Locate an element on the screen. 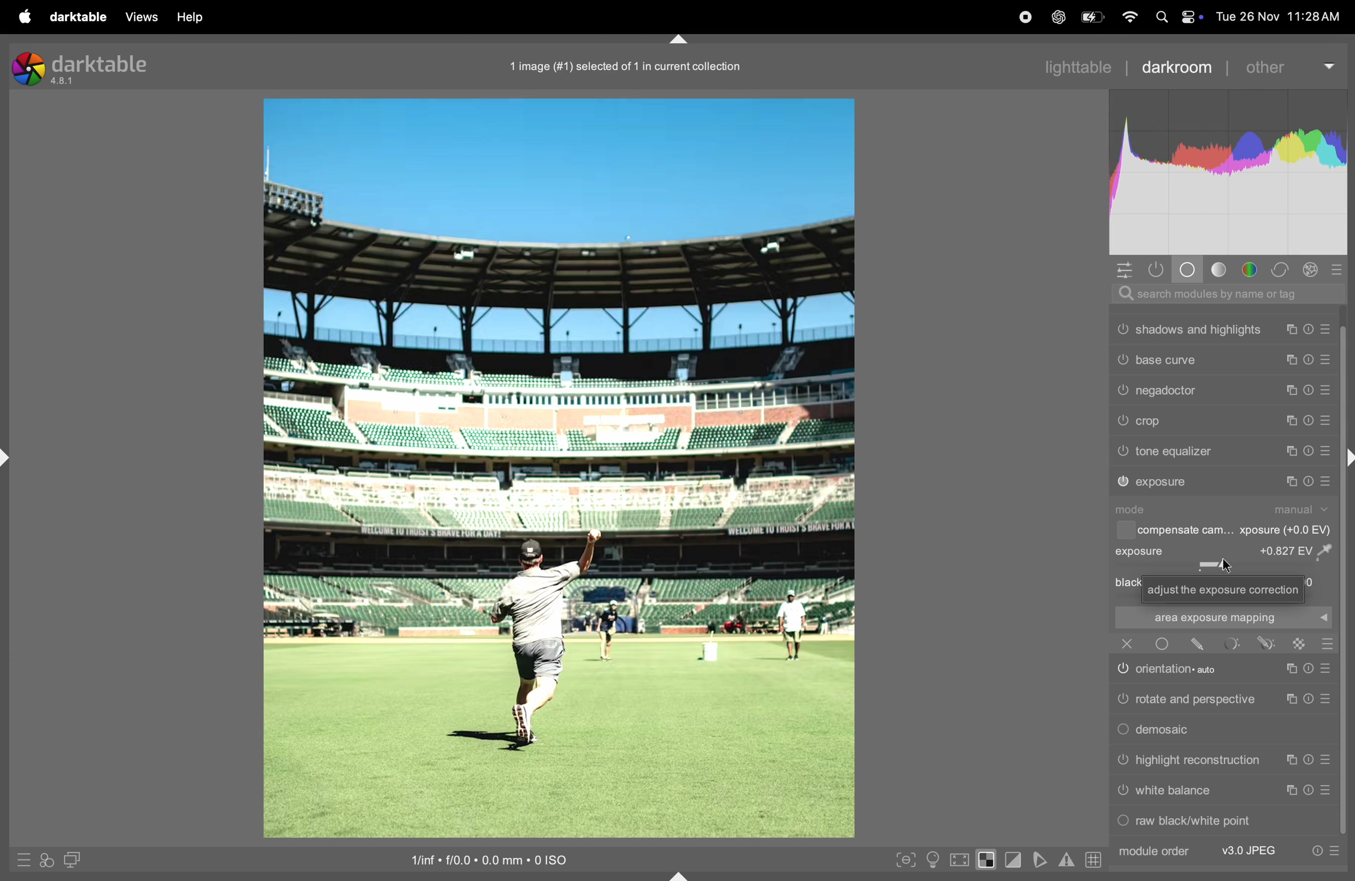  histogram is located at coordinates (1229, 172).